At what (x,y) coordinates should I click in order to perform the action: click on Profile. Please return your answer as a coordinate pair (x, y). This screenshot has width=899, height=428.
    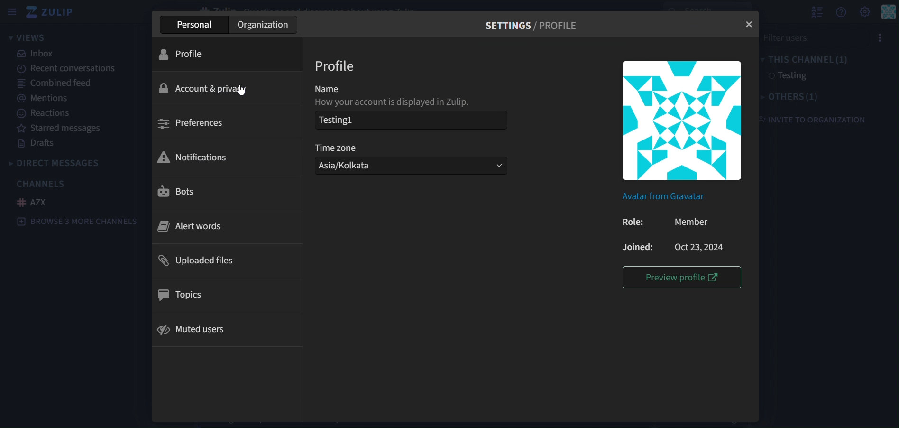
    Looking at the image, I should click on (338, 66).